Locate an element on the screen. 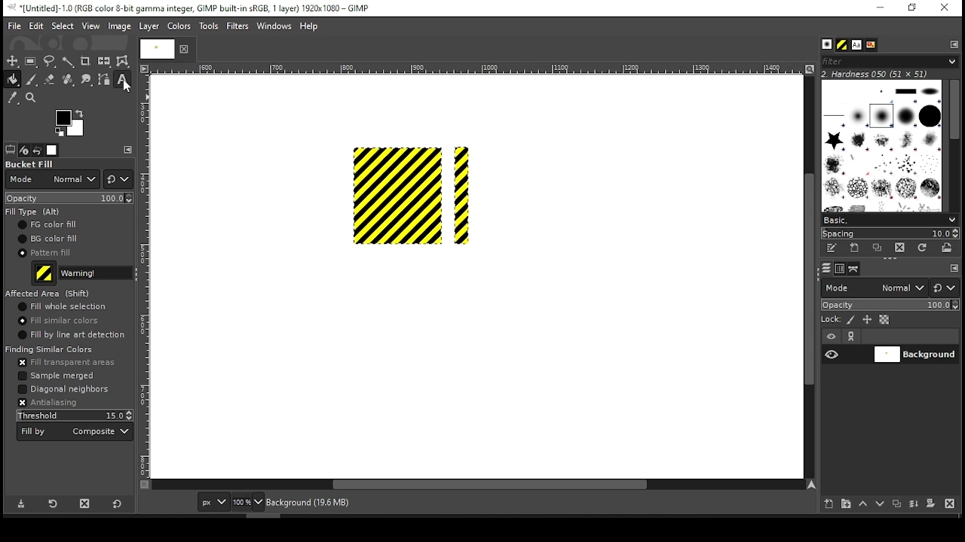 The width and height of the screenshot is (965, 542). mask  layer is located at coordinates (930, 504).